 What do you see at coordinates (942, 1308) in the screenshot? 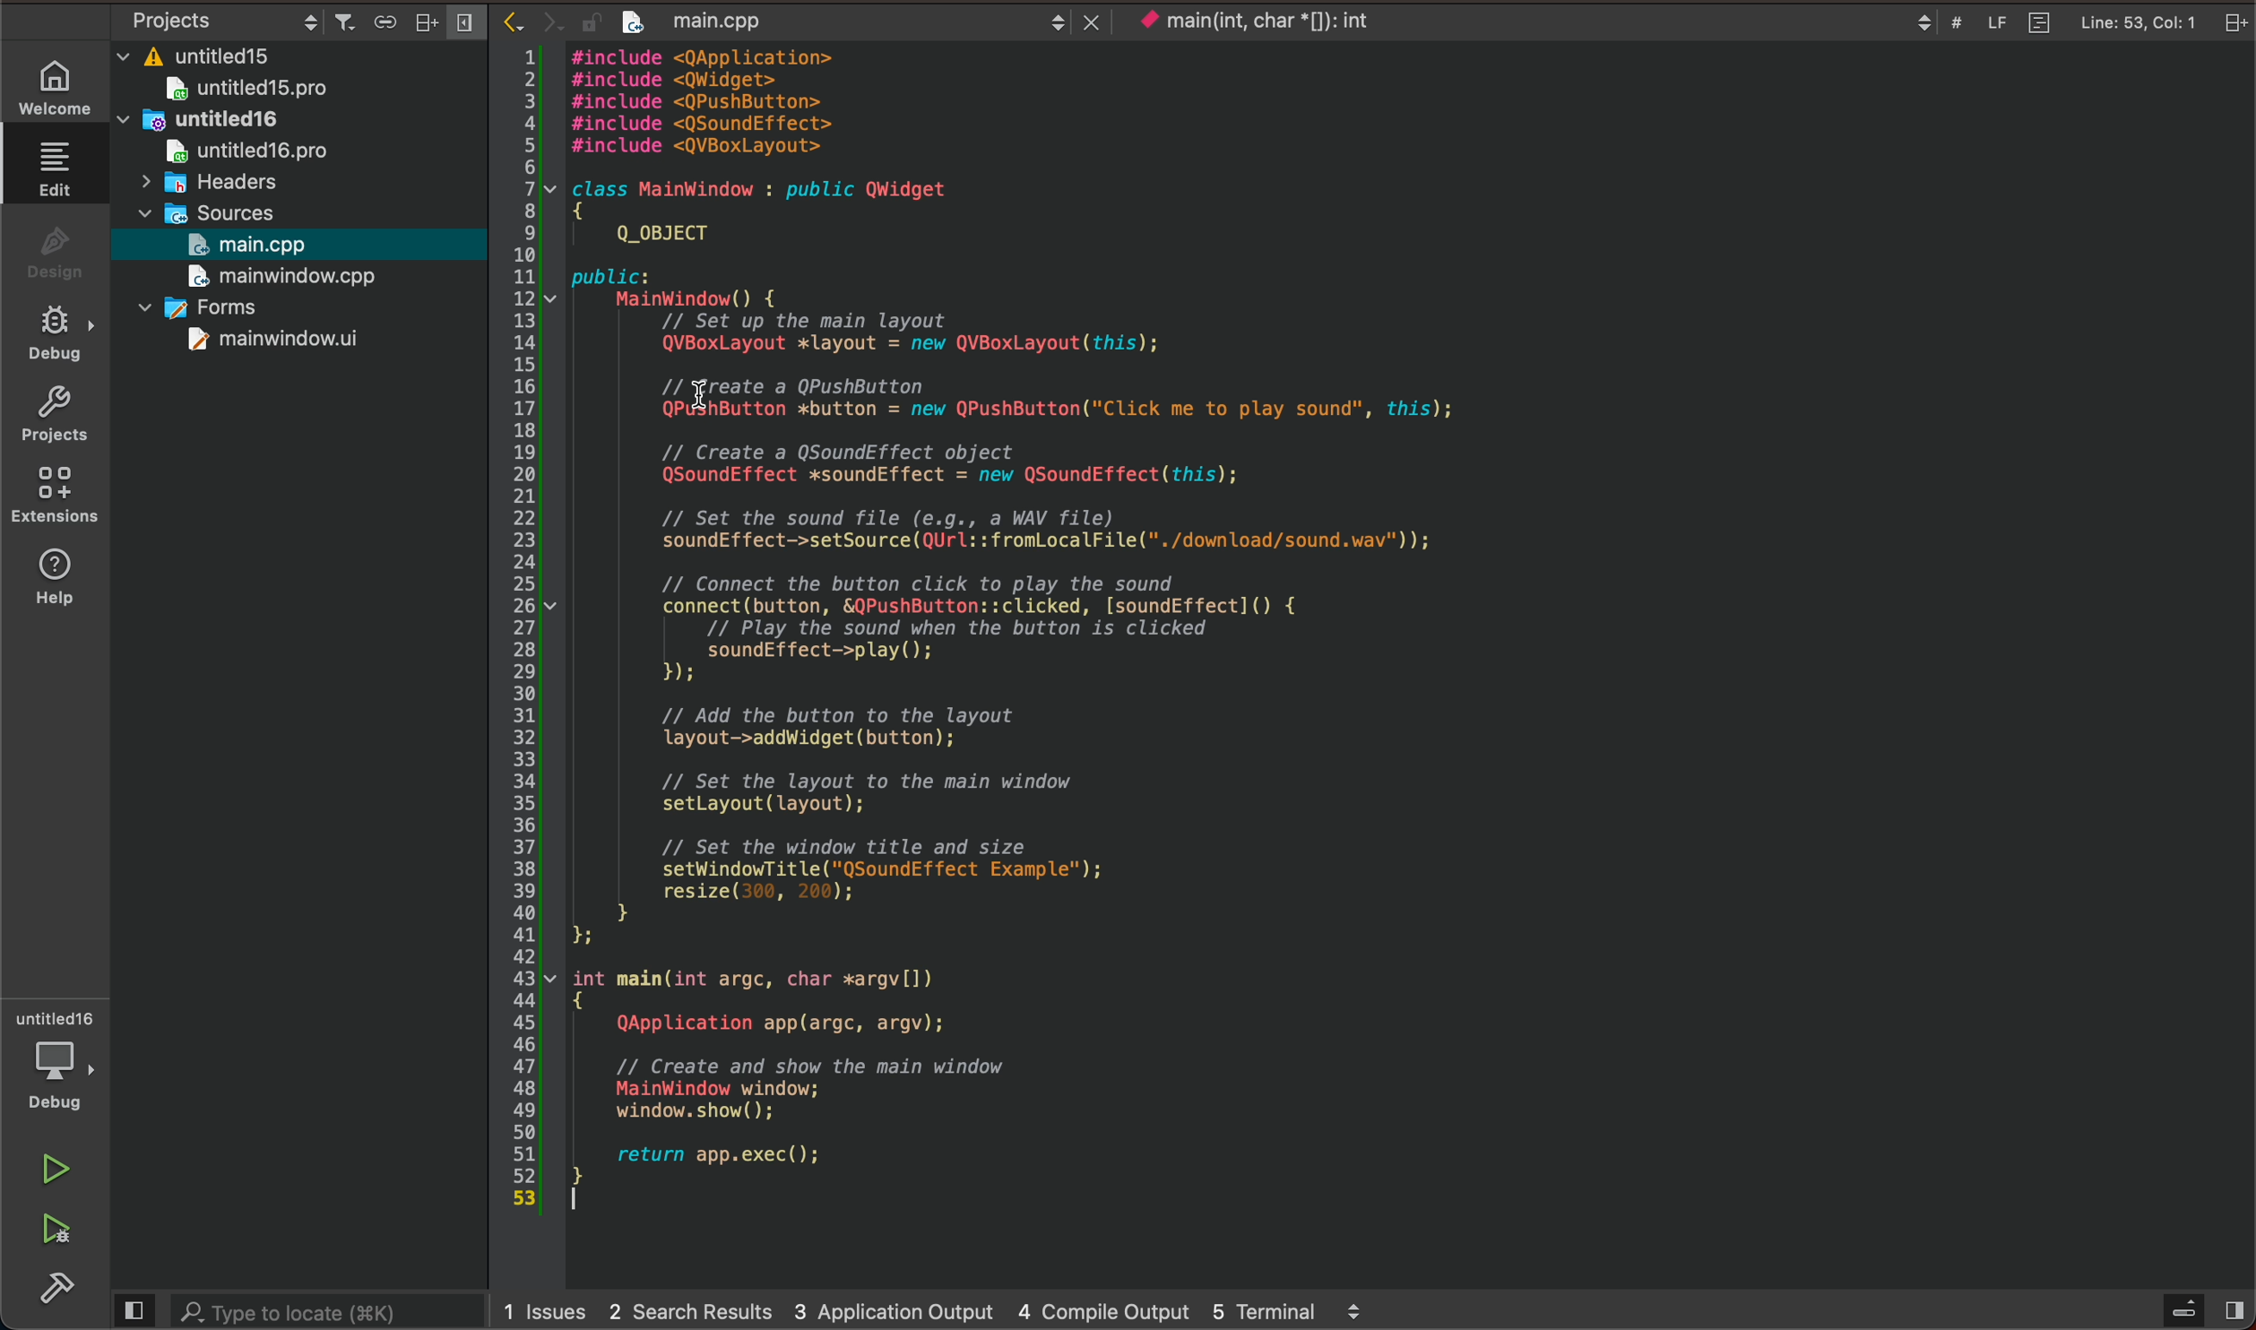
I see `logs` at bounding box center [942, 1308].